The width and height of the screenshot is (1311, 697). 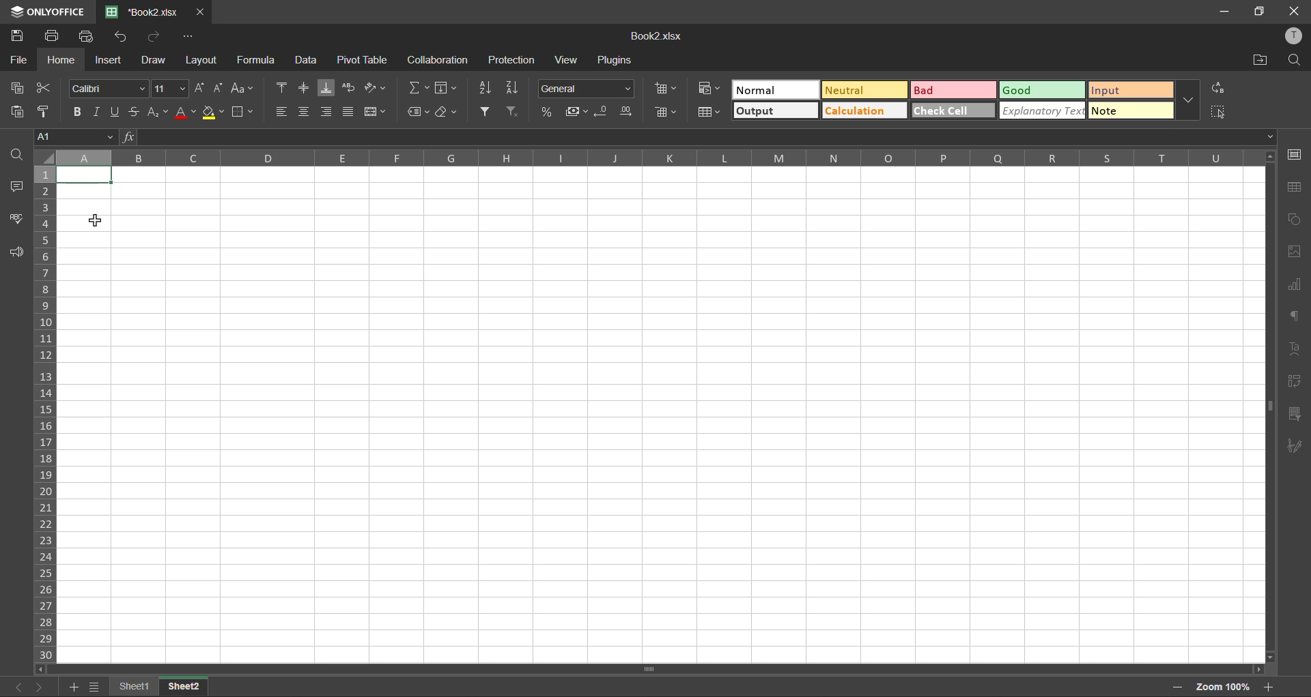 What do you see at coordinates (285, 87) in the screenshot?
I see `align top` at bounding box center [285, 87].